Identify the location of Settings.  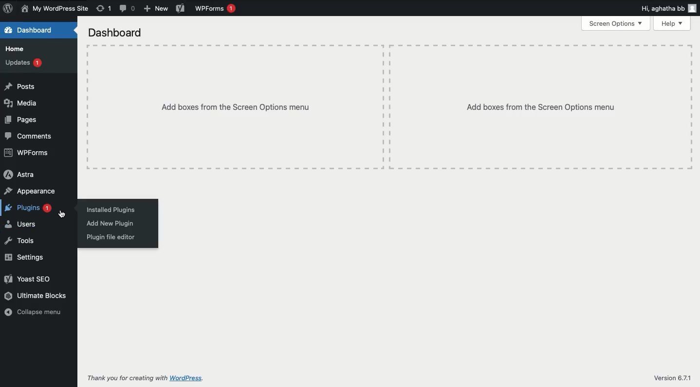
(28, 258).